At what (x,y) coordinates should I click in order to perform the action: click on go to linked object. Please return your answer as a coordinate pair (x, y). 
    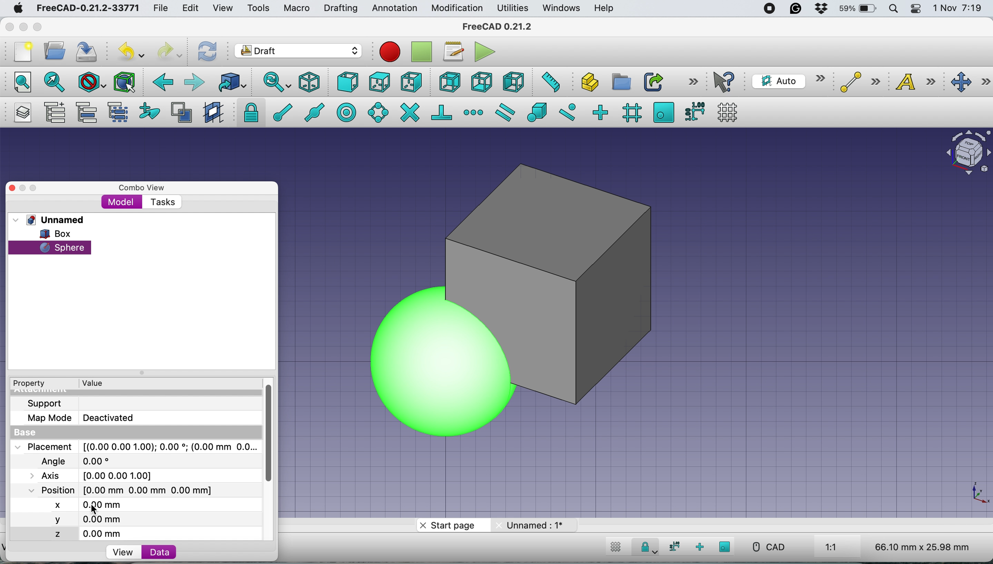
    Looking at the image, I should click on (232, 82).